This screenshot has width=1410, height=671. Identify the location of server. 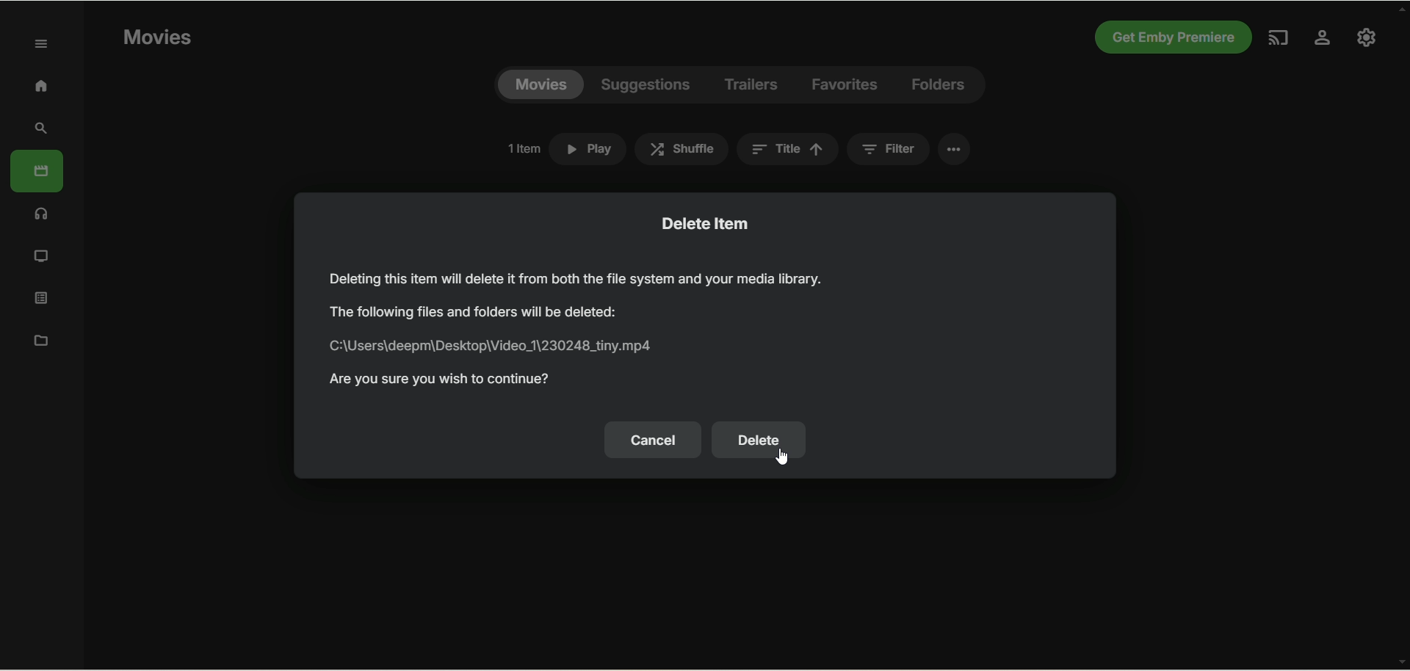
(1323, 40).